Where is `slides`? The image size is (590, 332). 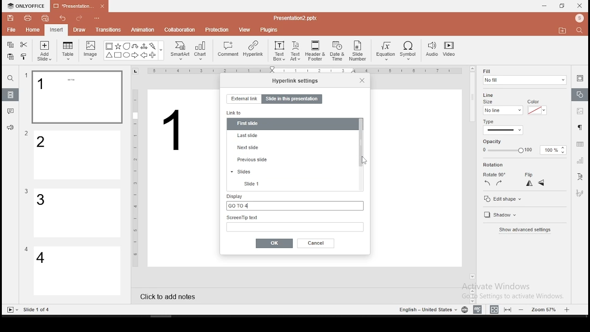 slides is located at coordinates (11, 95).